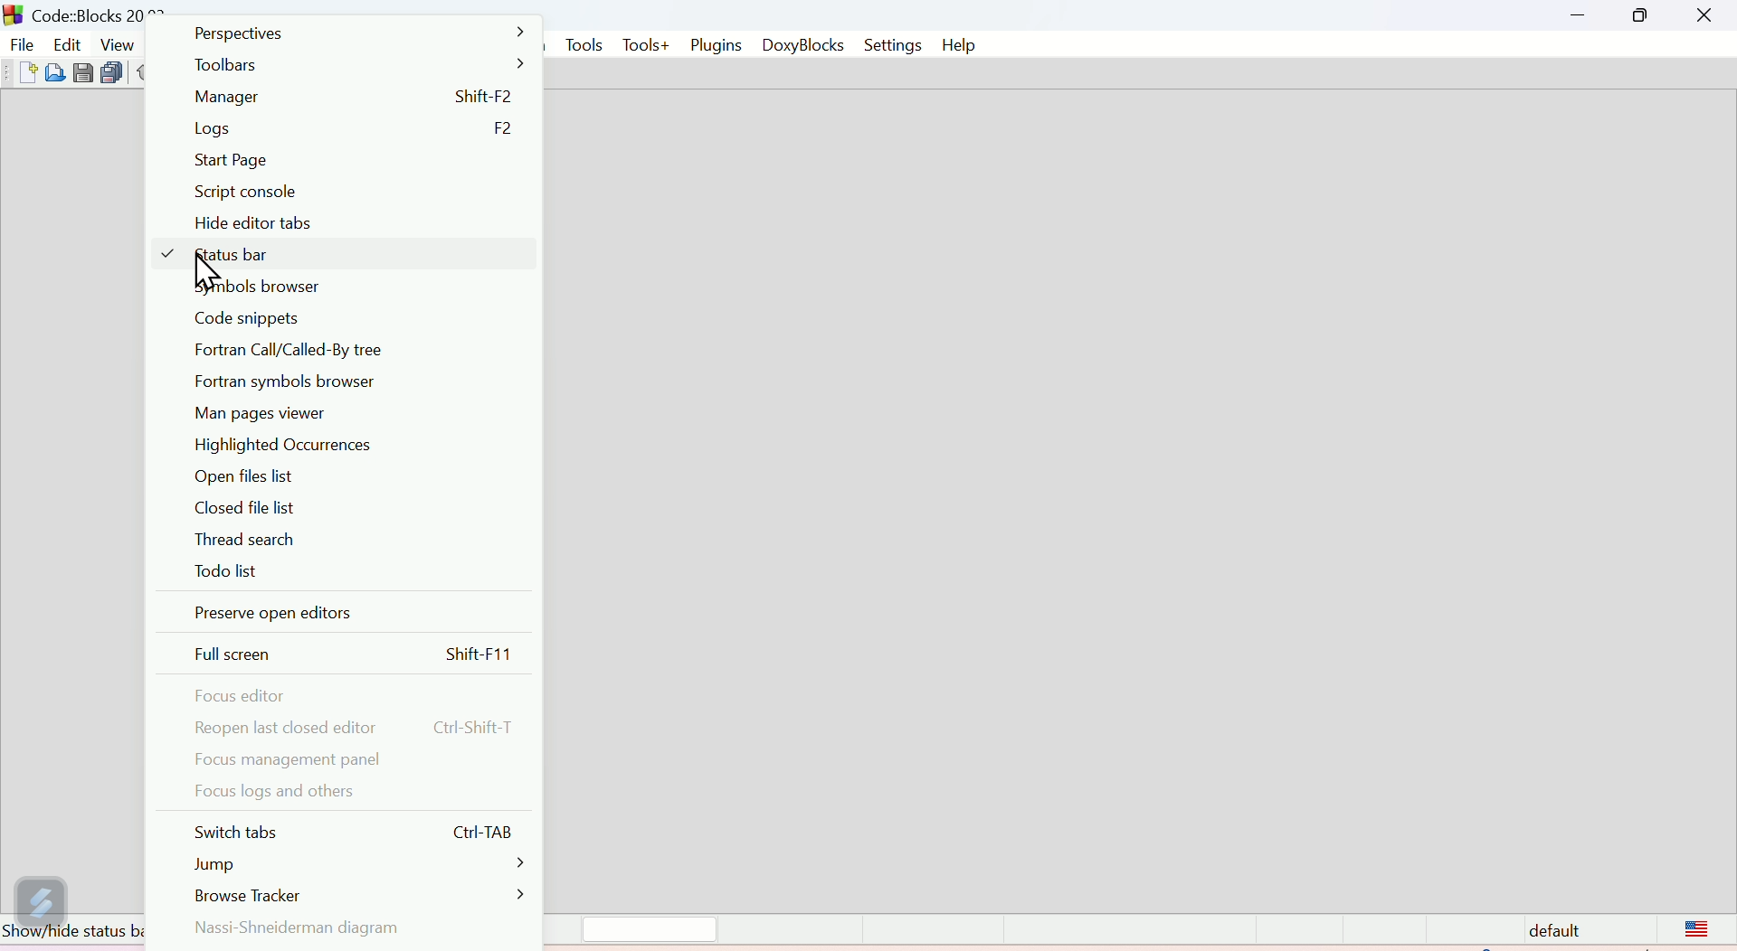  Describe the element at coordinates (338, 353) in the screenshot. I see `Fortran call` at that location.